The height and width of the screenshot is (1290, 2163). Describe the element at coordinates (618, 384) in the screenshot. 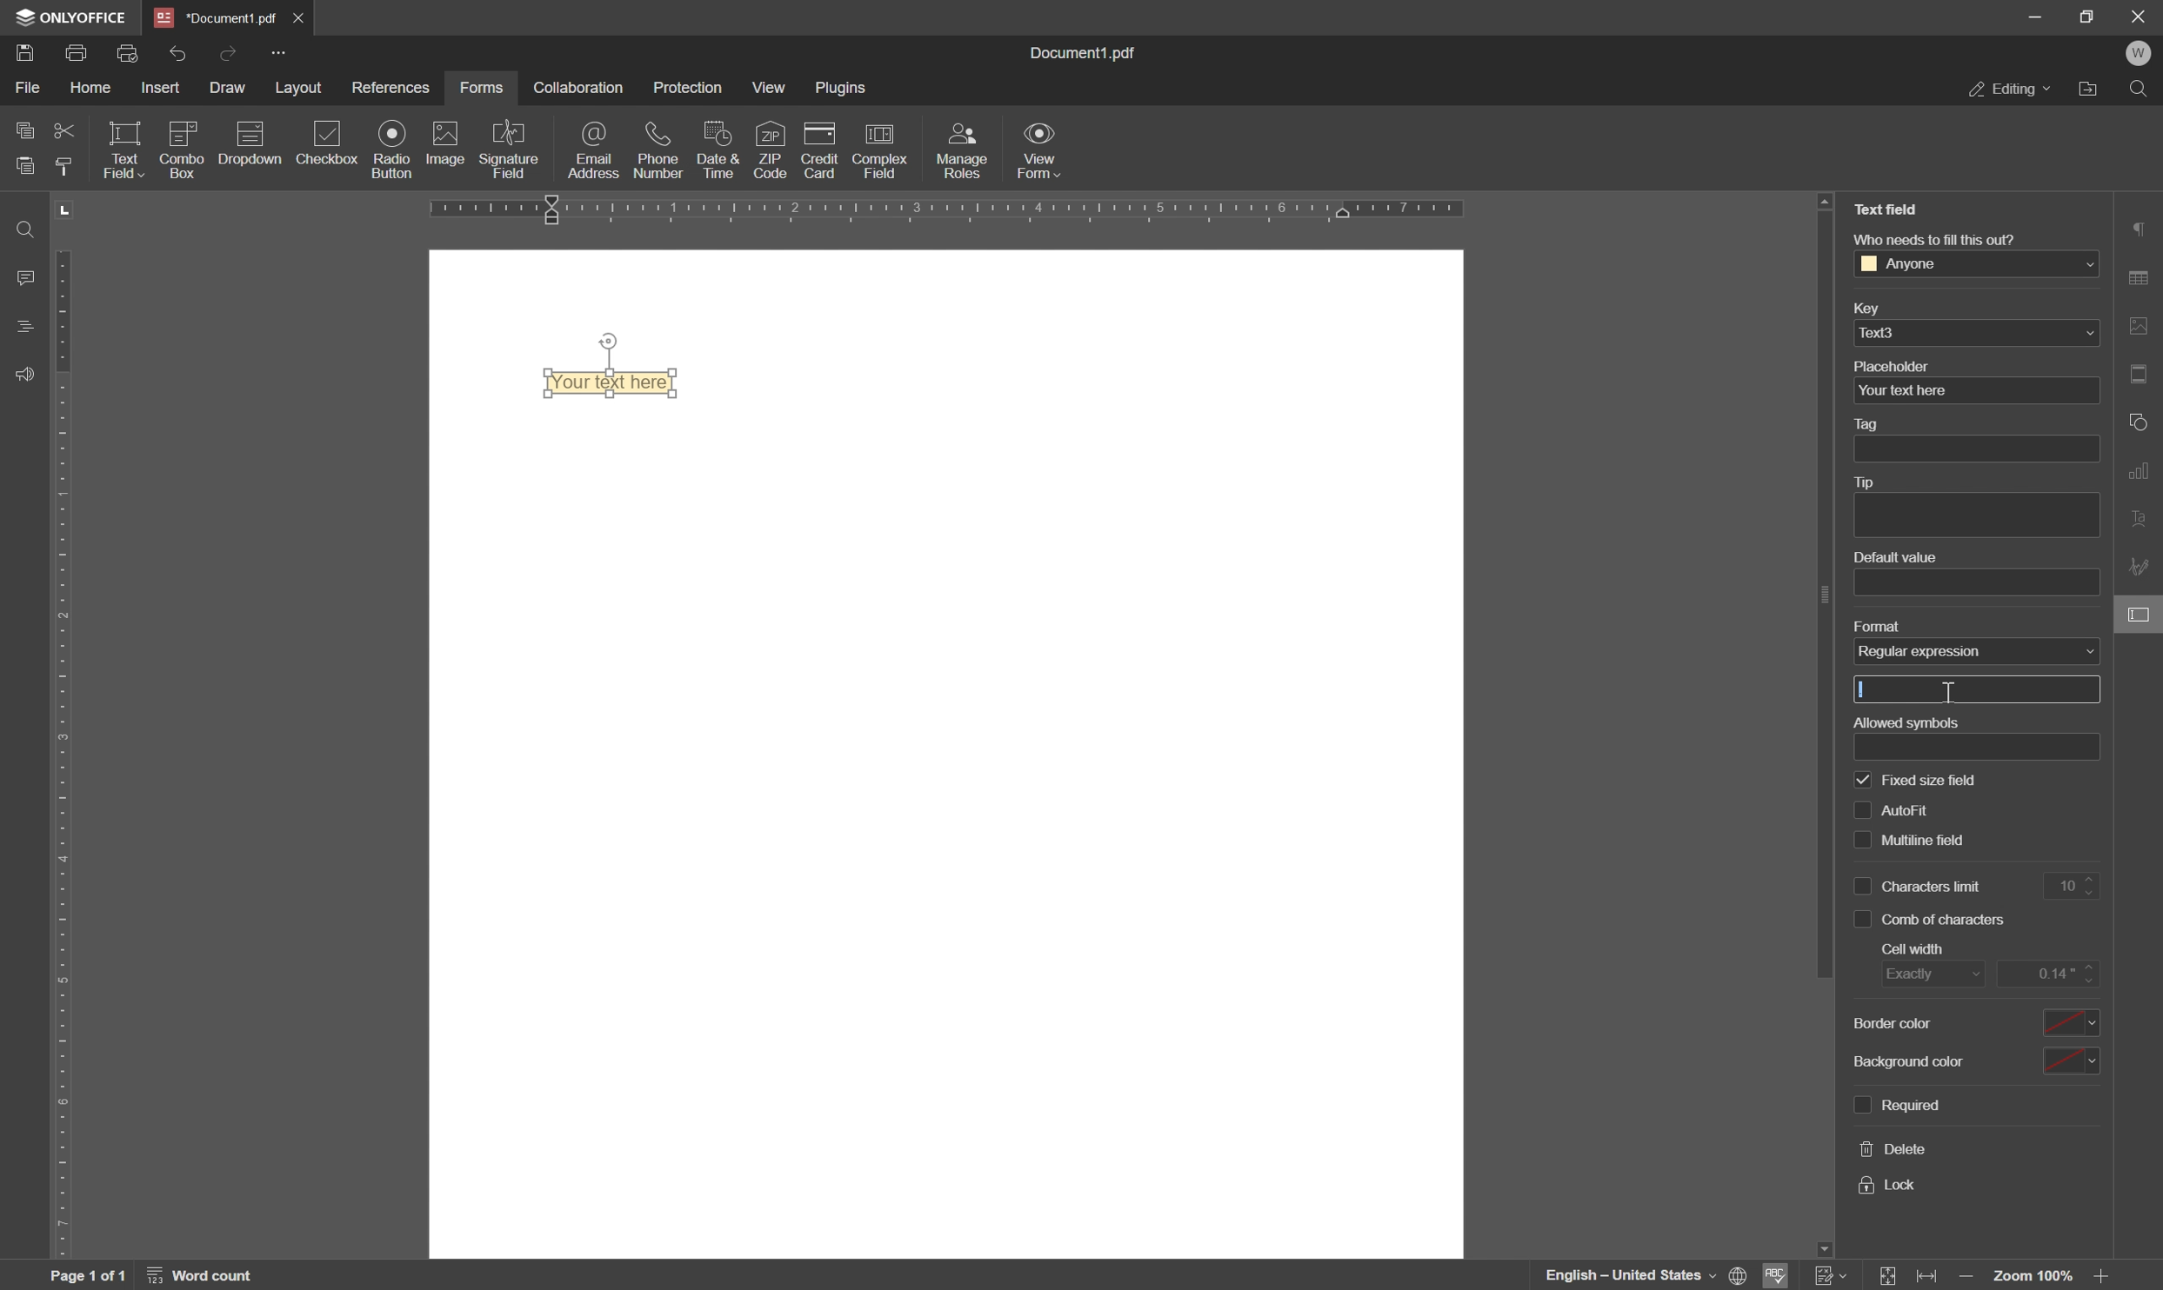

I see `Text field` at that location.